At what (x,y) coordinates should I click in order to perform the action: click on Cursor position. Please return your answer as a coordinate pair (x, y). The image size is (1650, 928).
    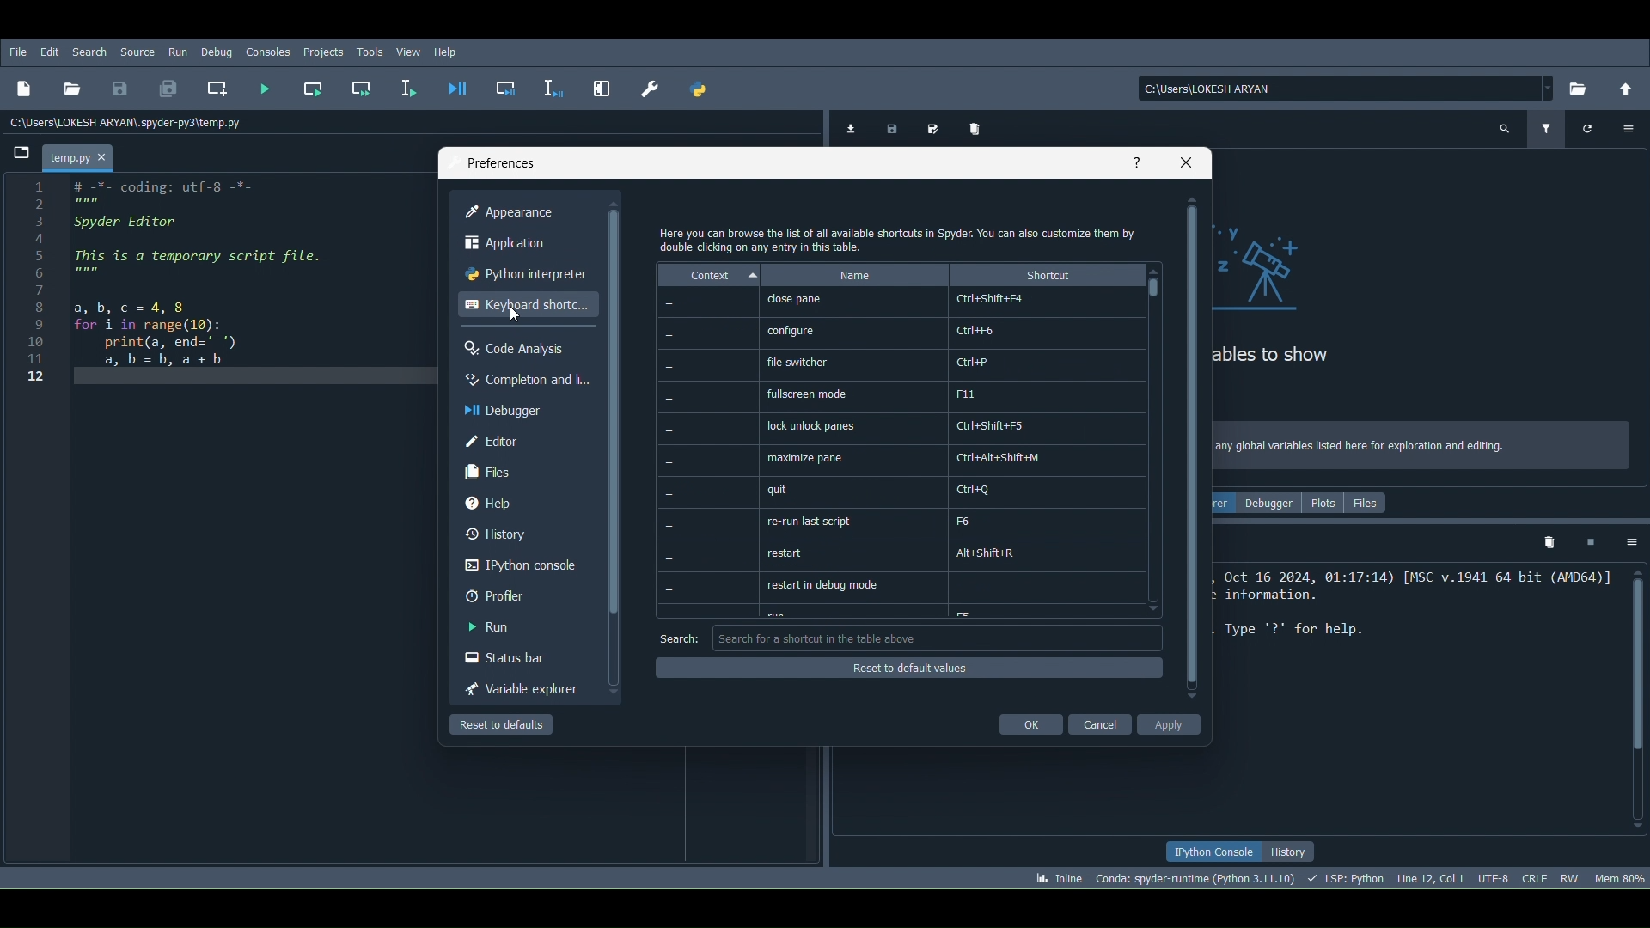
    Looking at the image, I should click on (1428, 876).